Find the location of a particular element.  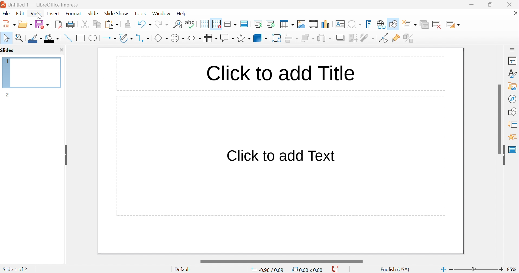

toggle point edit mode is located at coordinates (383, 38).